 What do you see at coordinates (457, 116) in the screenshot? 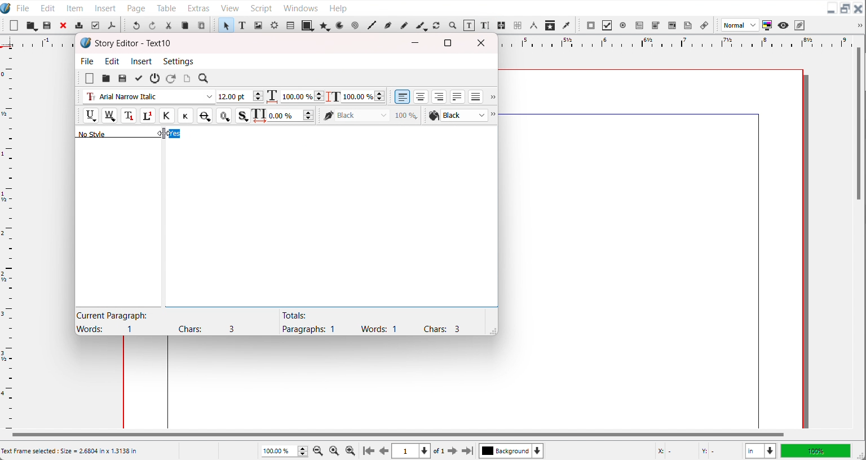
I see `Text Color` at bounding box center [457, 116].